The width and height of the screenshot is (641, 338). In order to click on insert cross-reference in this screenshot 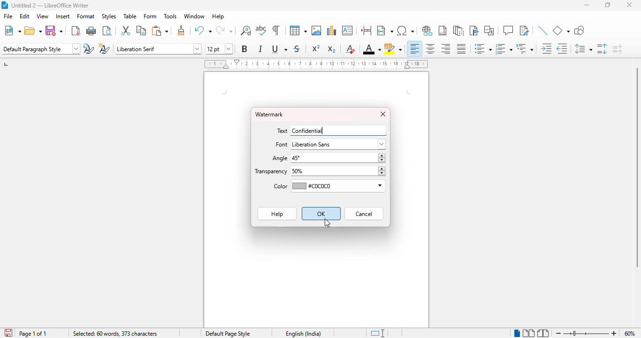, I will do `click(488, 31)`.